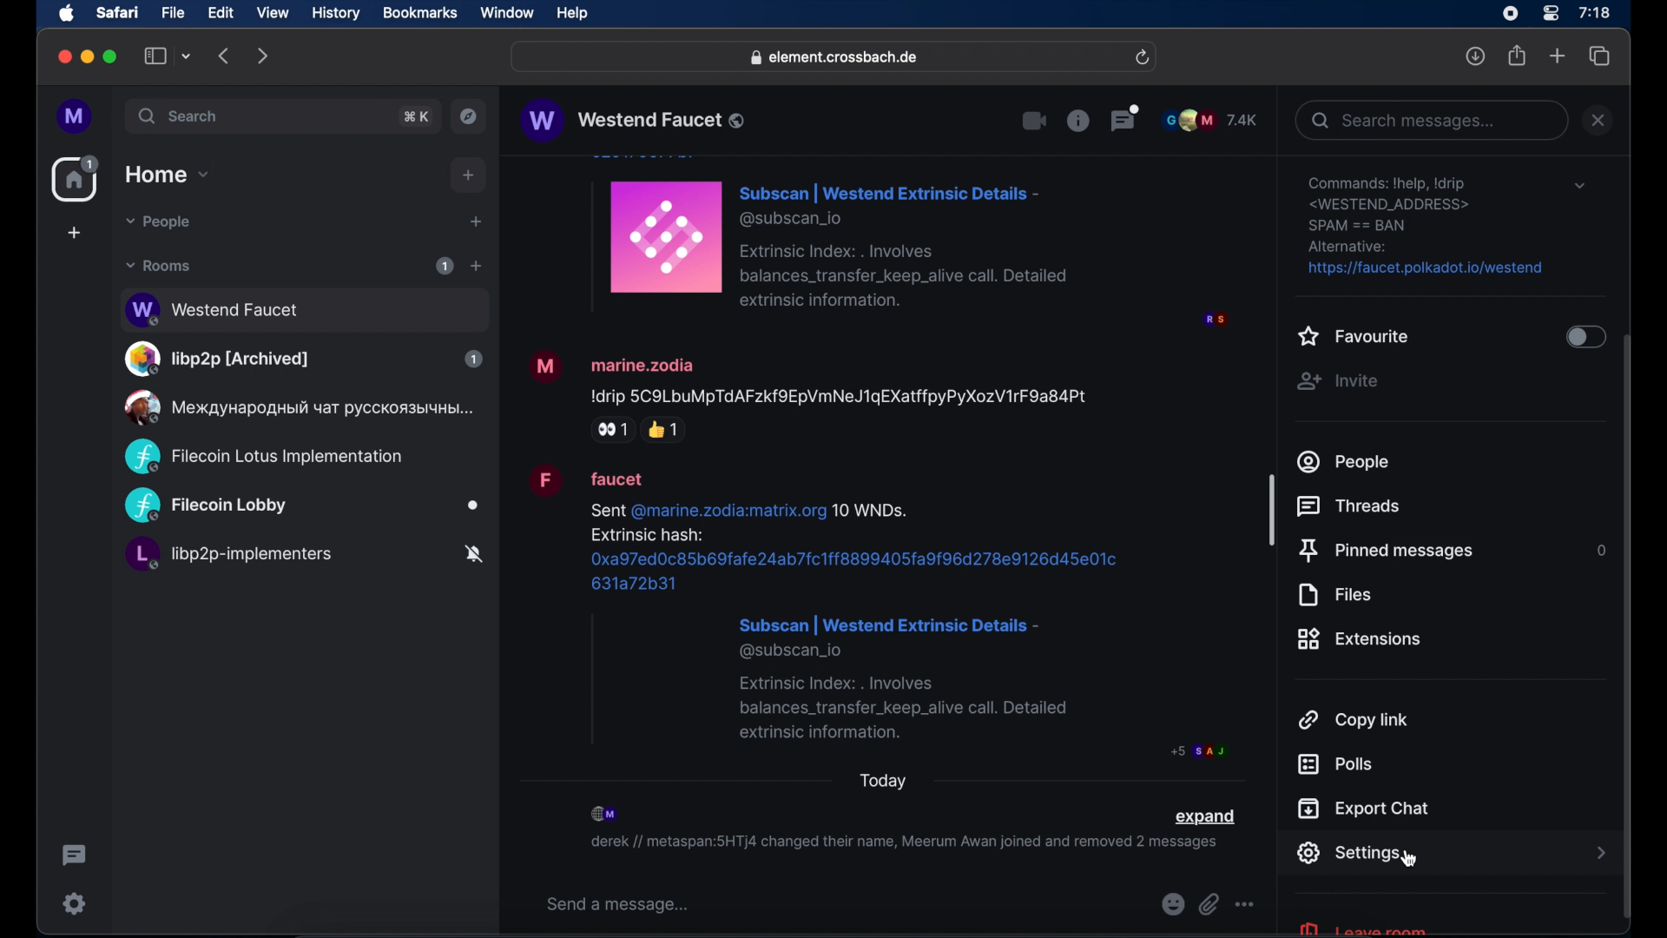 This screenshot has width=1667, height=938. I want to click on participants, so click(606, 814).